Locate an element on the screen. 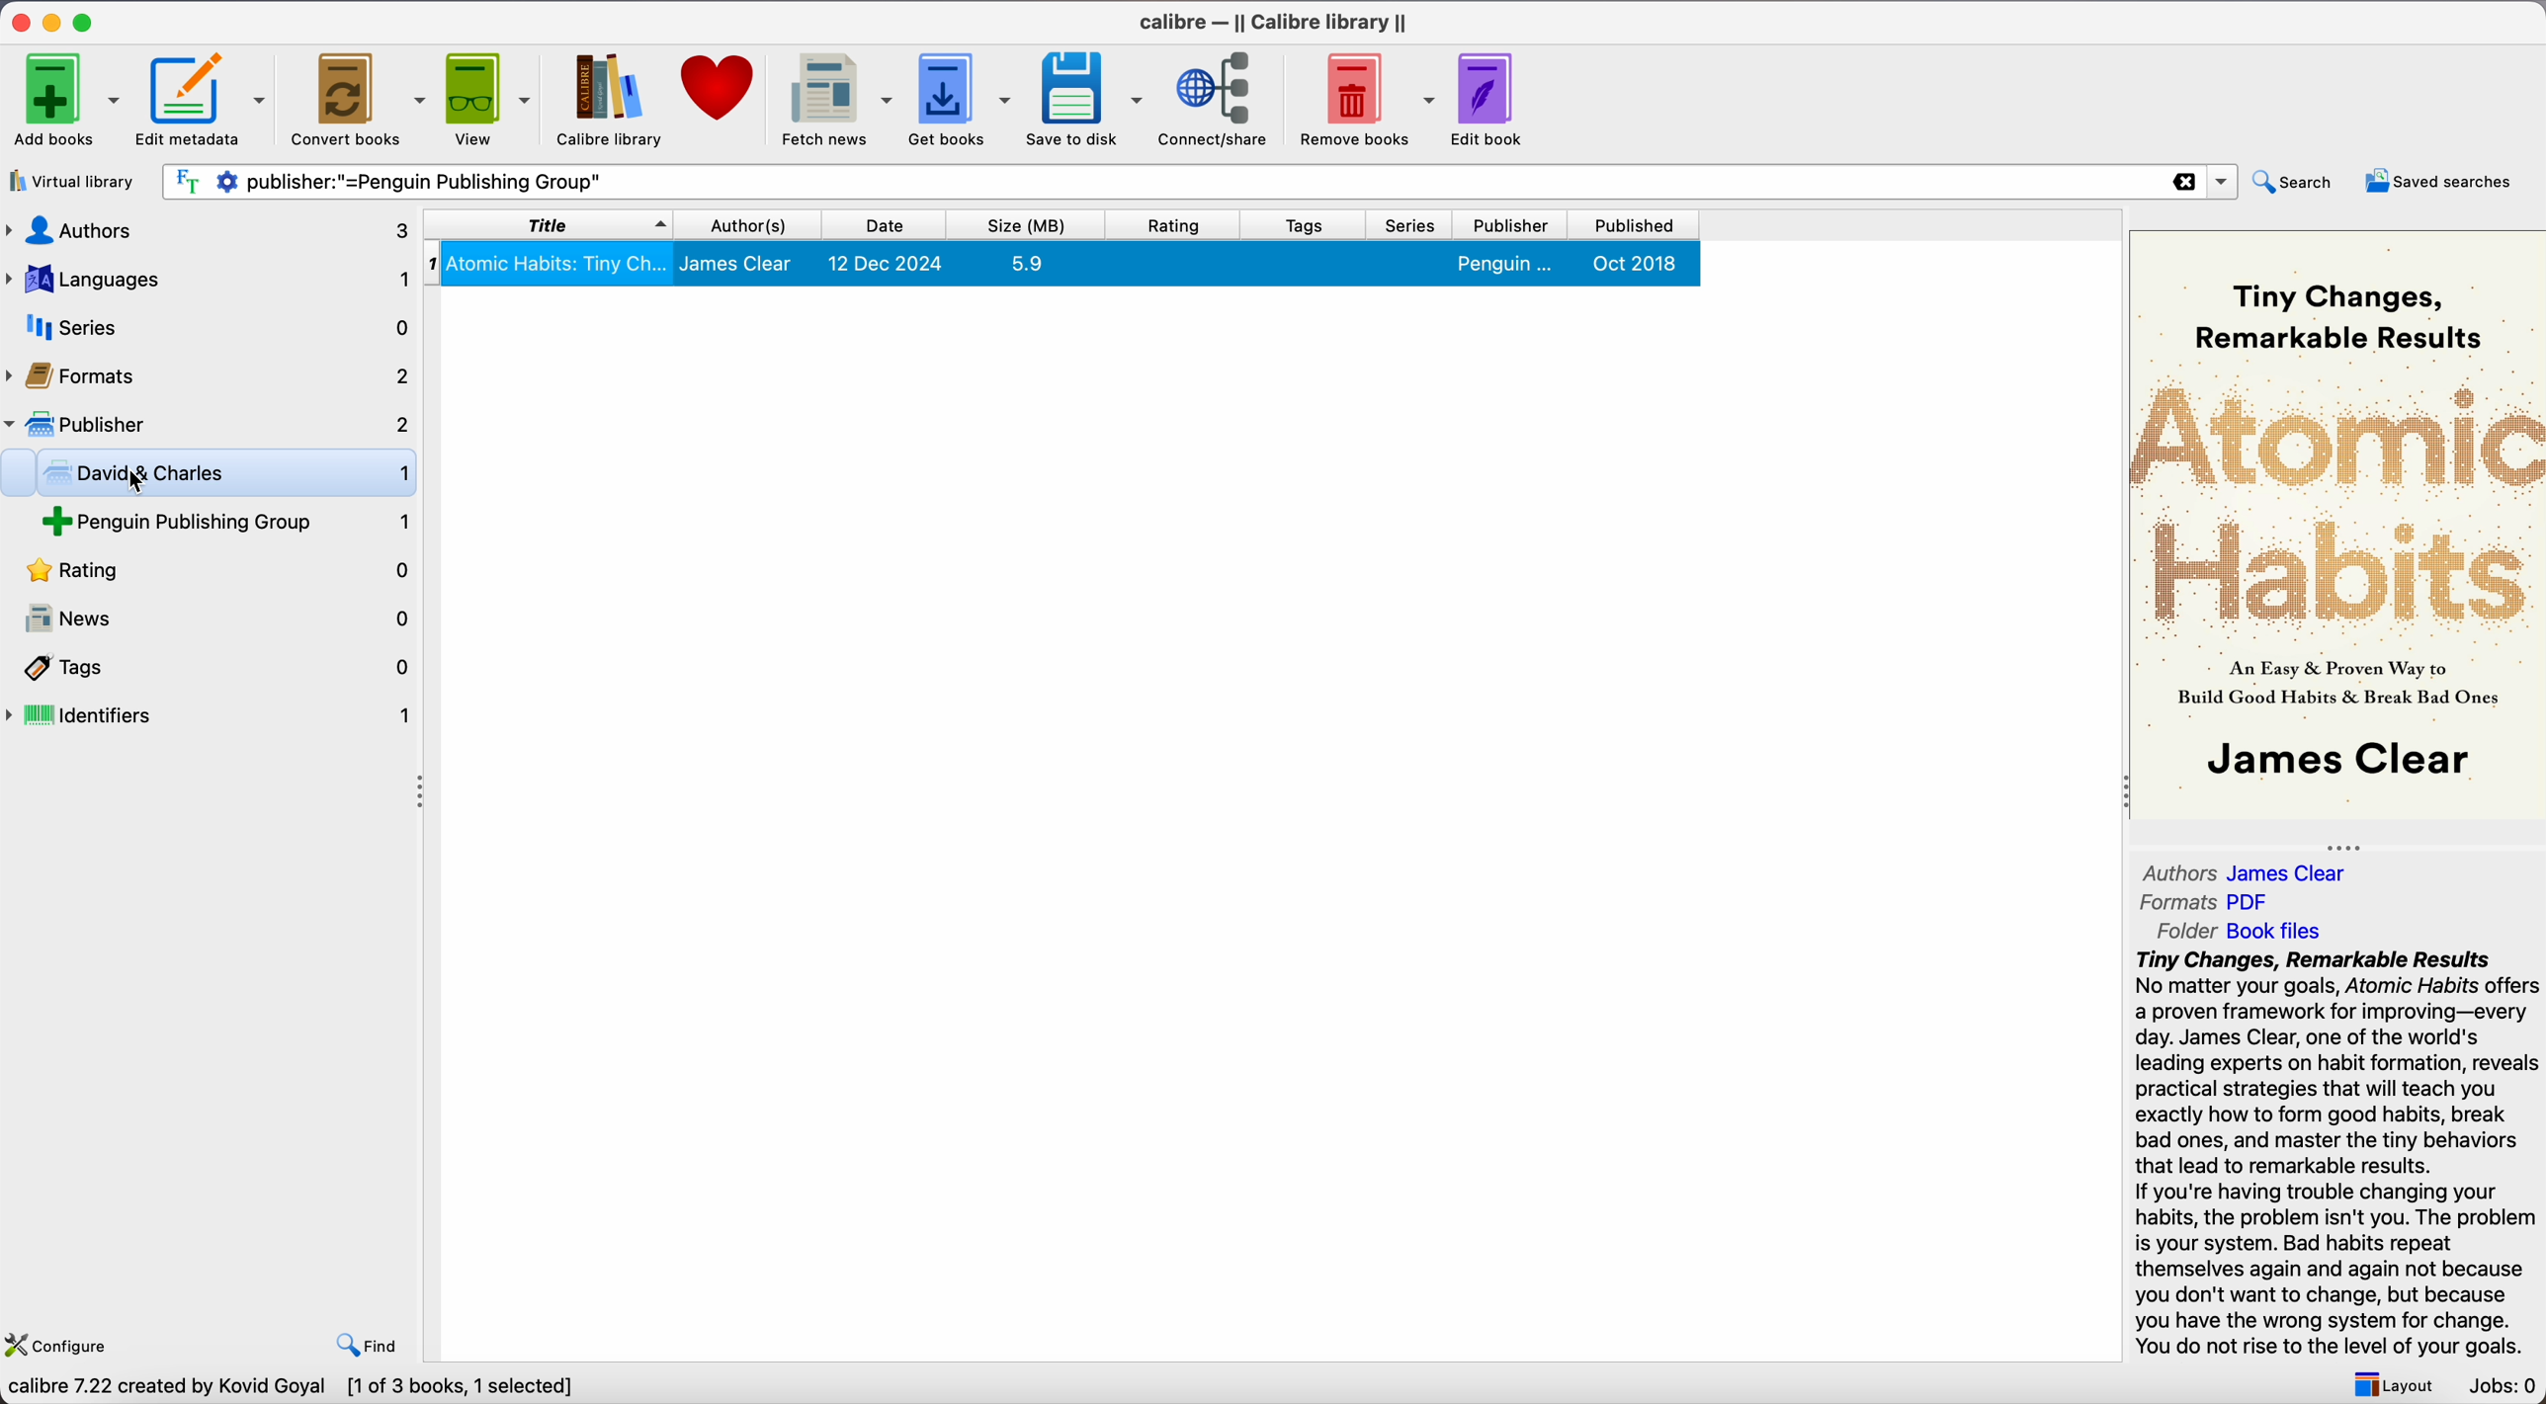 This screenshot has width=2546, height=1404. synopsis is located at coordinates (2334, 1150).